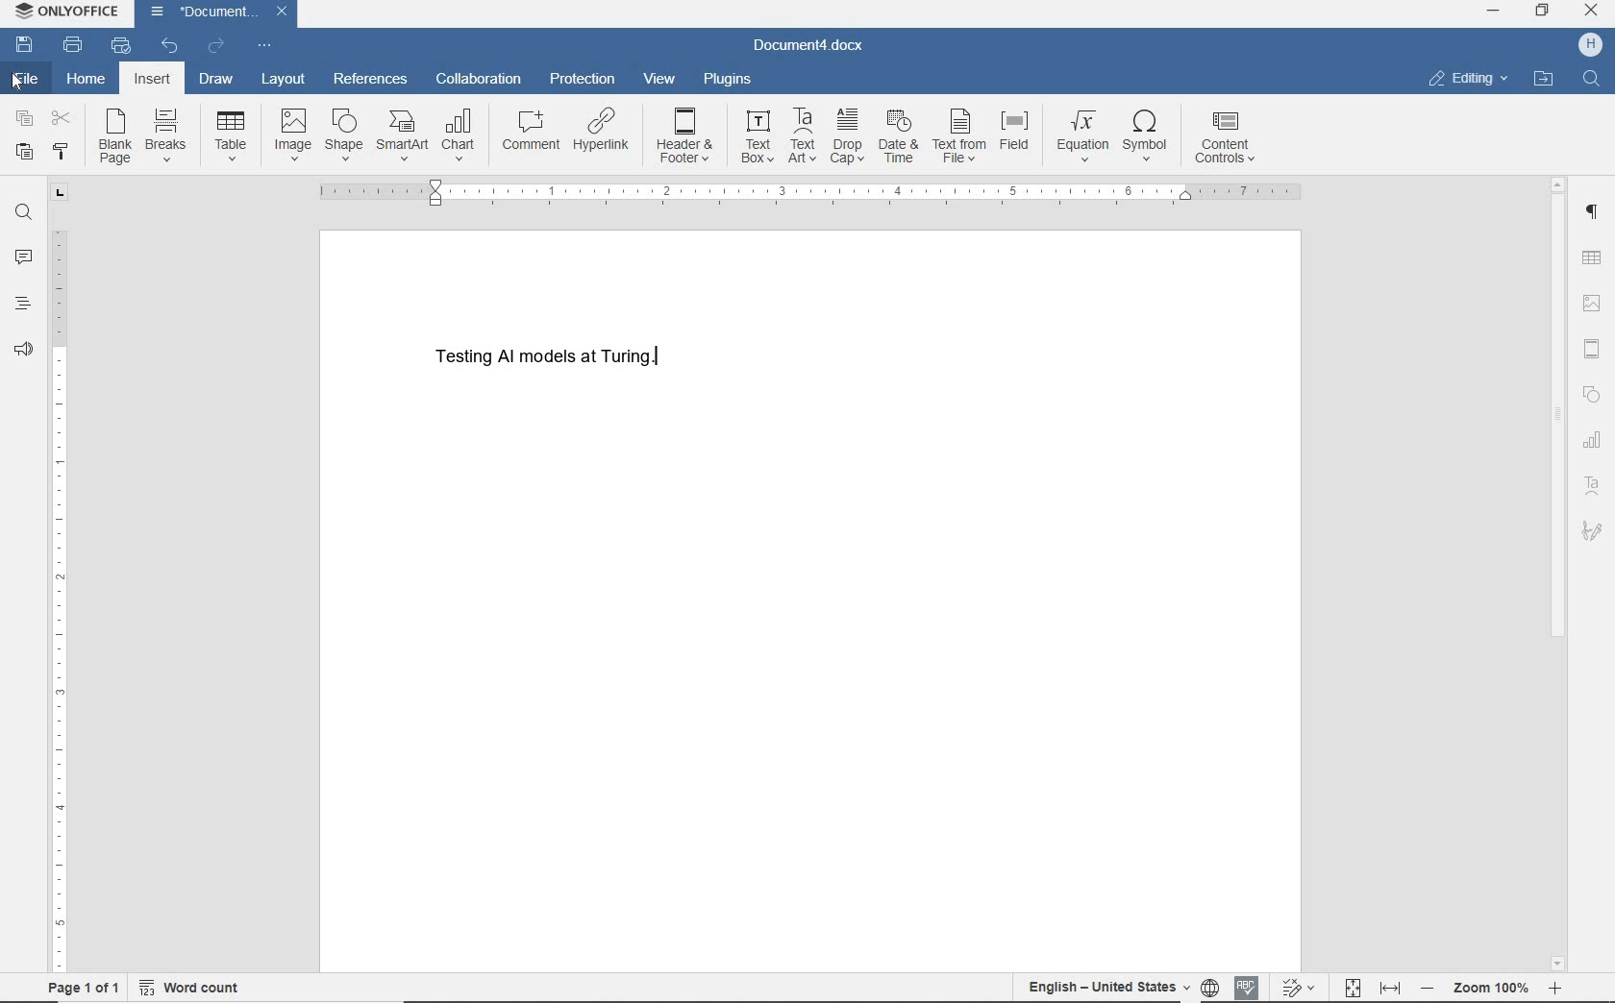  Describe the element at coordinates (659, 78) in the screenshot. I see `view` at that location.